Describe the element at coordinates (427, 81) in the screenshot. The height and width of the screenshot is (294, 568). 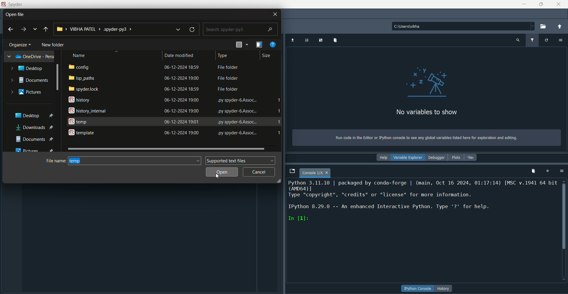
I see `graphics` at that location.